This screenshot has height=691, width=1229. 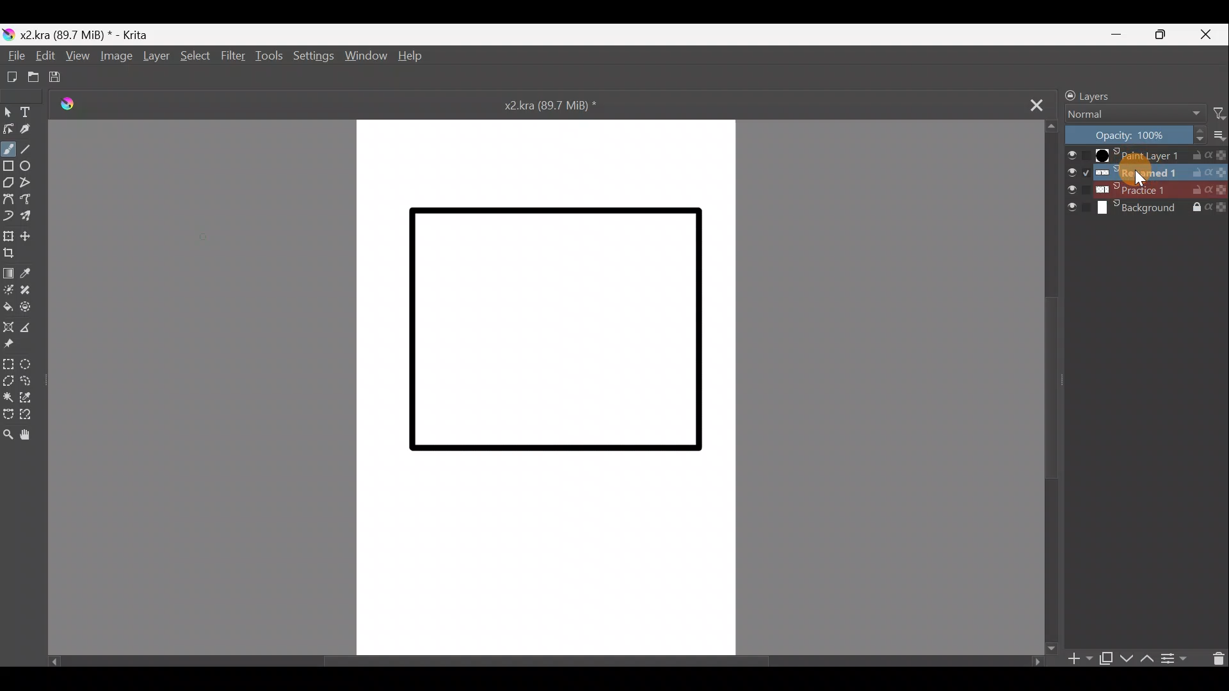 I want to click on Minimize, so click(x=1116, y=35).